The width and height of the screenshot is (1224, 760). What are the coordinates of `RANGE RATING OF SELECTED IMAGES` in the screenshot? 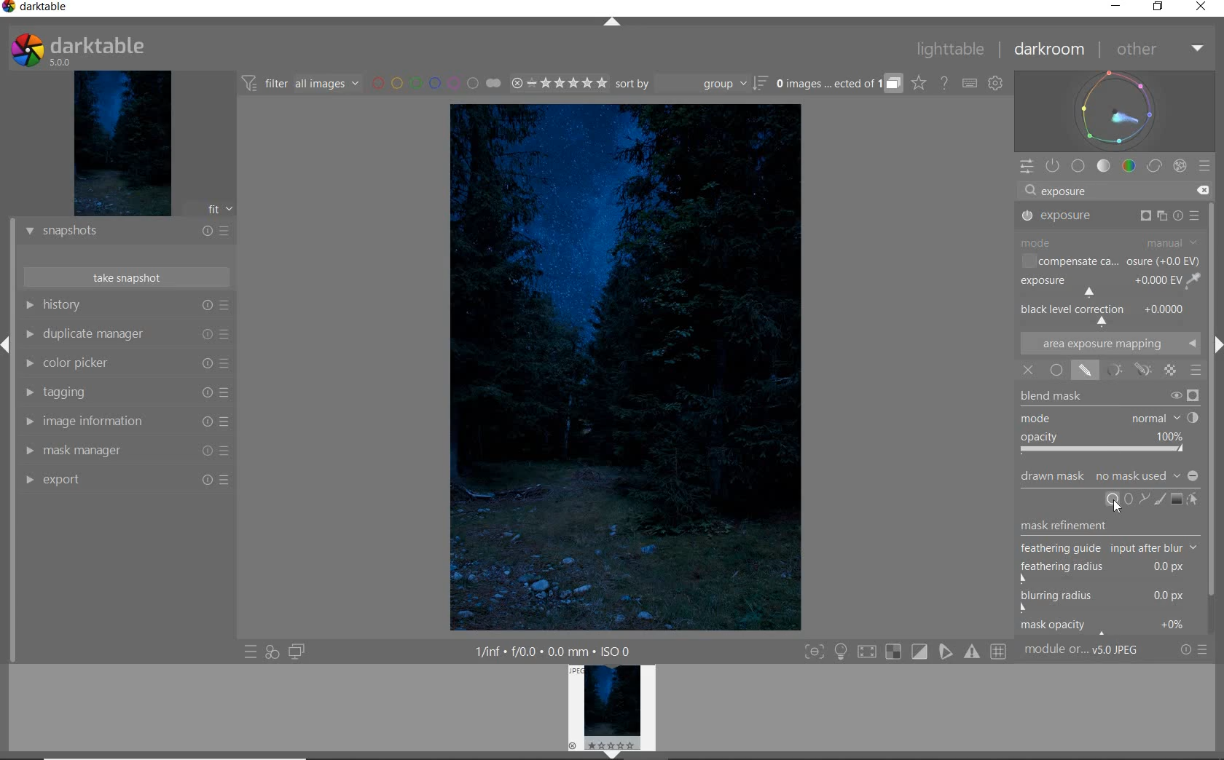 It's located at (559, 83).